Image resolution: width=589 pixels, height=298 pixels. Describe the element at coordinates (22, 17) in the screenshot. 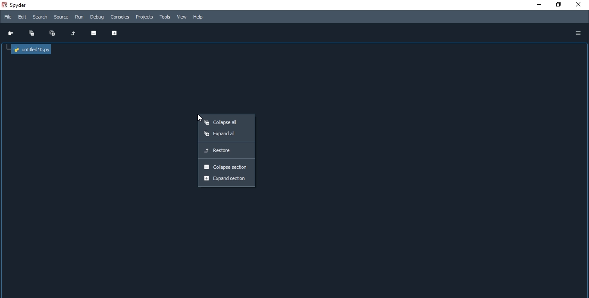

I see `Edit` at that location.